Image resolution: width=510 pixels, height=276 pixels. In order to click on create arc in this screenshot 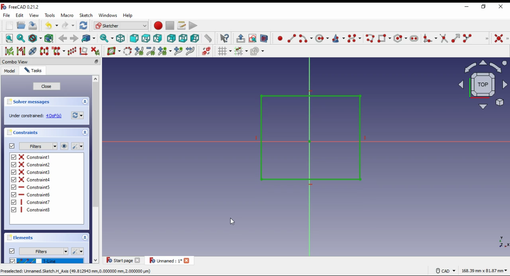, I will do `click(306, 38)`.